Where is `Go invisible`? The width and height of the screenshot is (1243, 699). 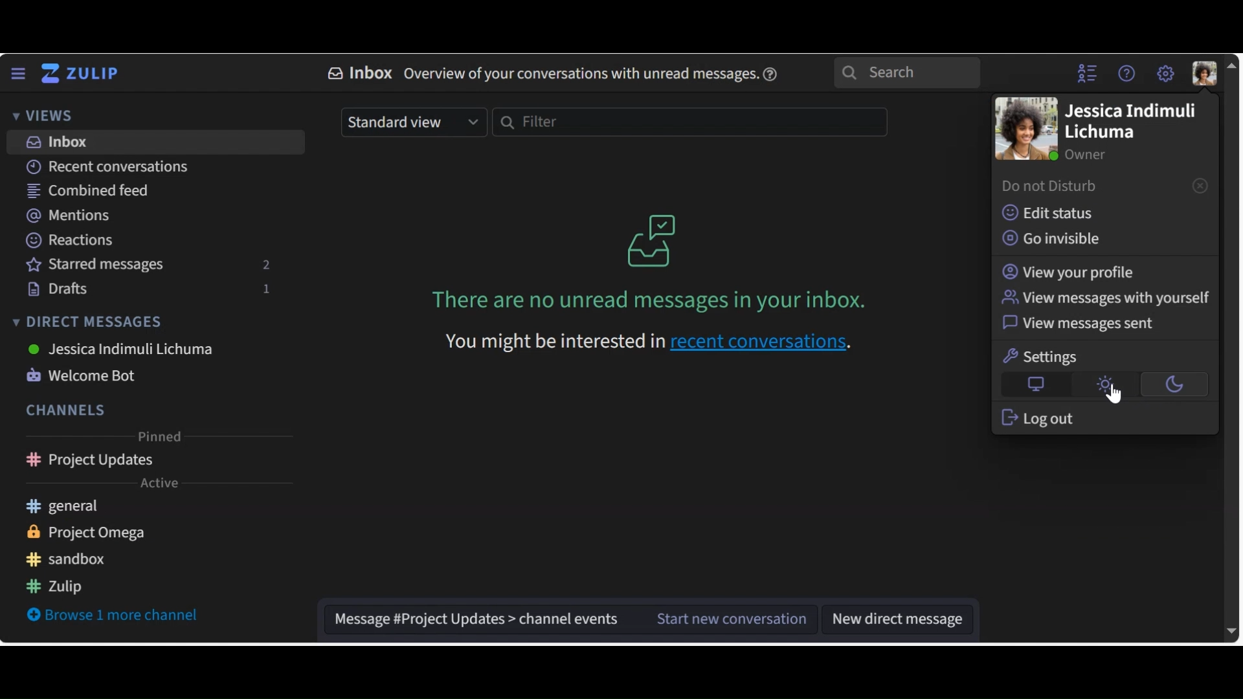
Go invisible is located at coordinates (1058, 239).